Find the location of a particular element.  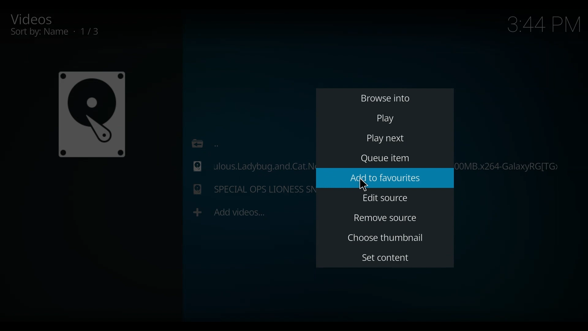

Browse into is located at coordinates (386, 98).